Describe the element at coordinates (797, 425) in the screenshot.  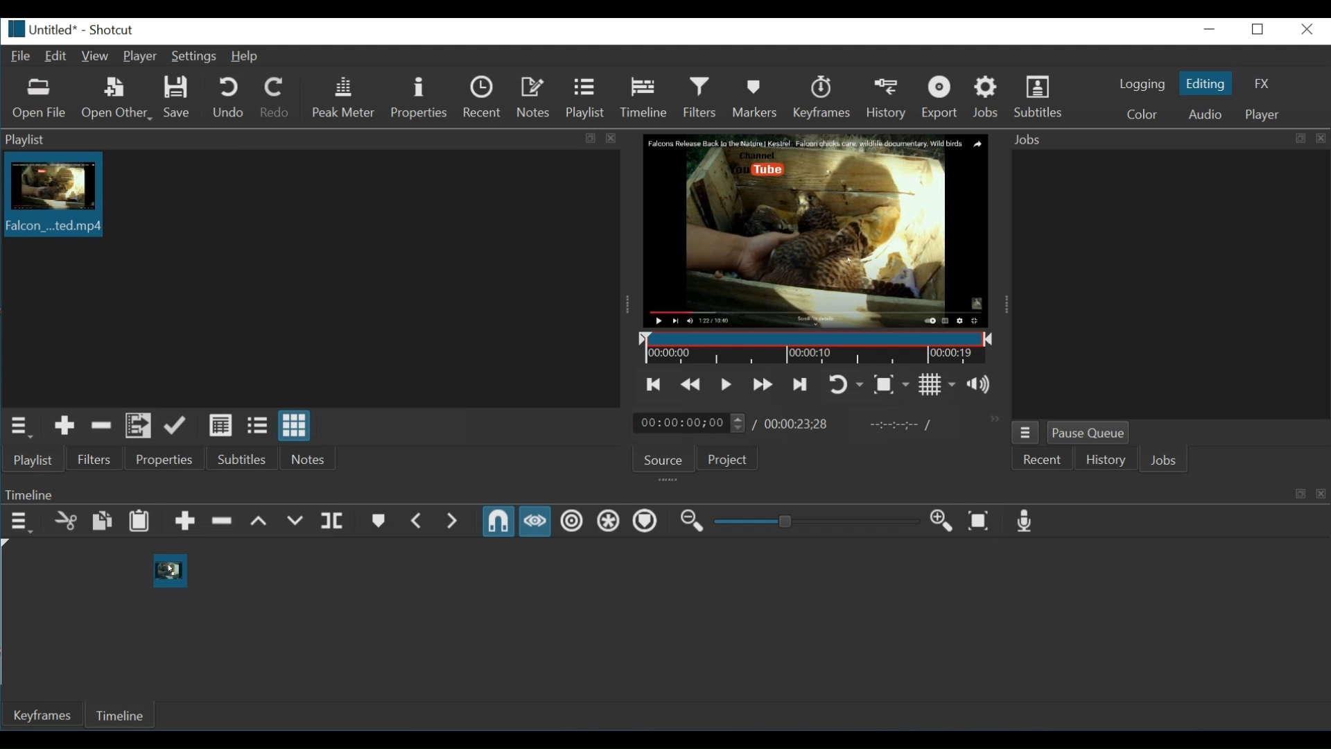
I see `Total Duration` at that location.